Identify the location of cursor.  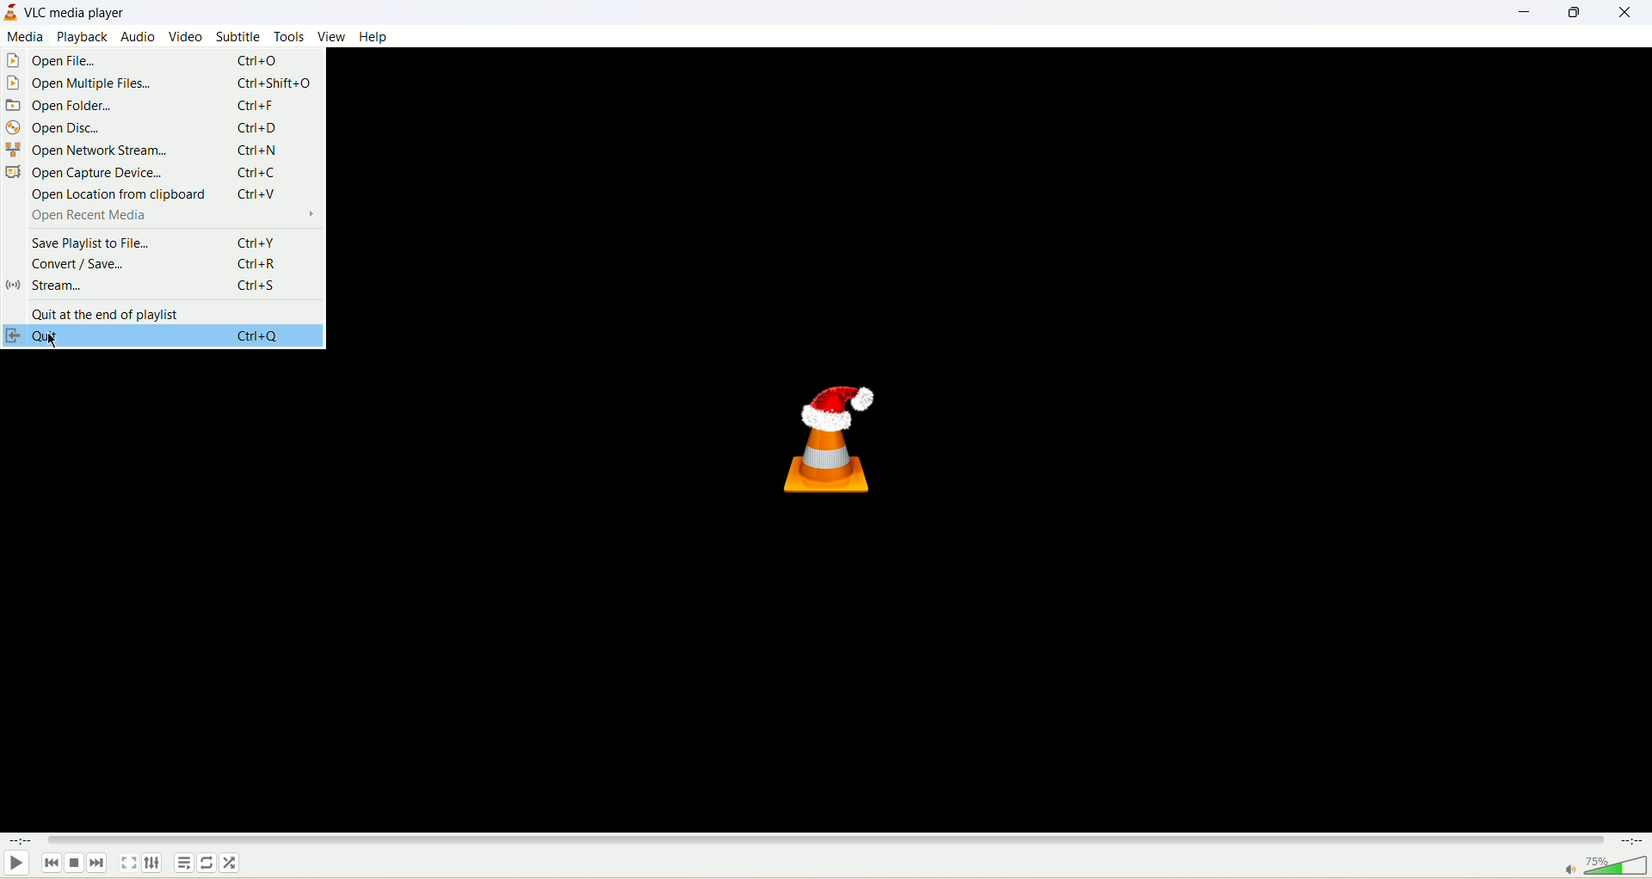
(54, 341).